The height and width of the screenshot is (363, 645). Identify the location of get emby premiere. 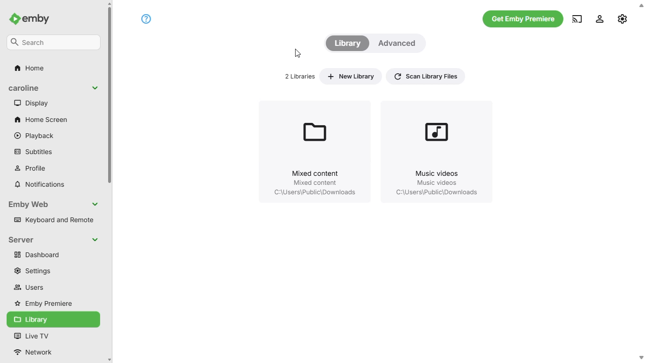
(523, 19).